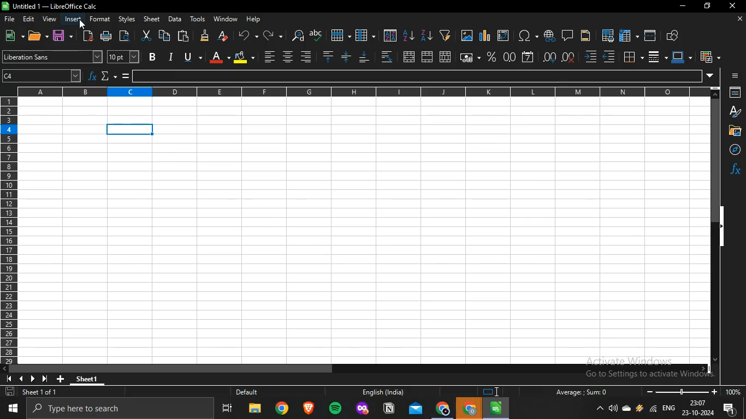  I want to click on insert charts, so click(485, 35).